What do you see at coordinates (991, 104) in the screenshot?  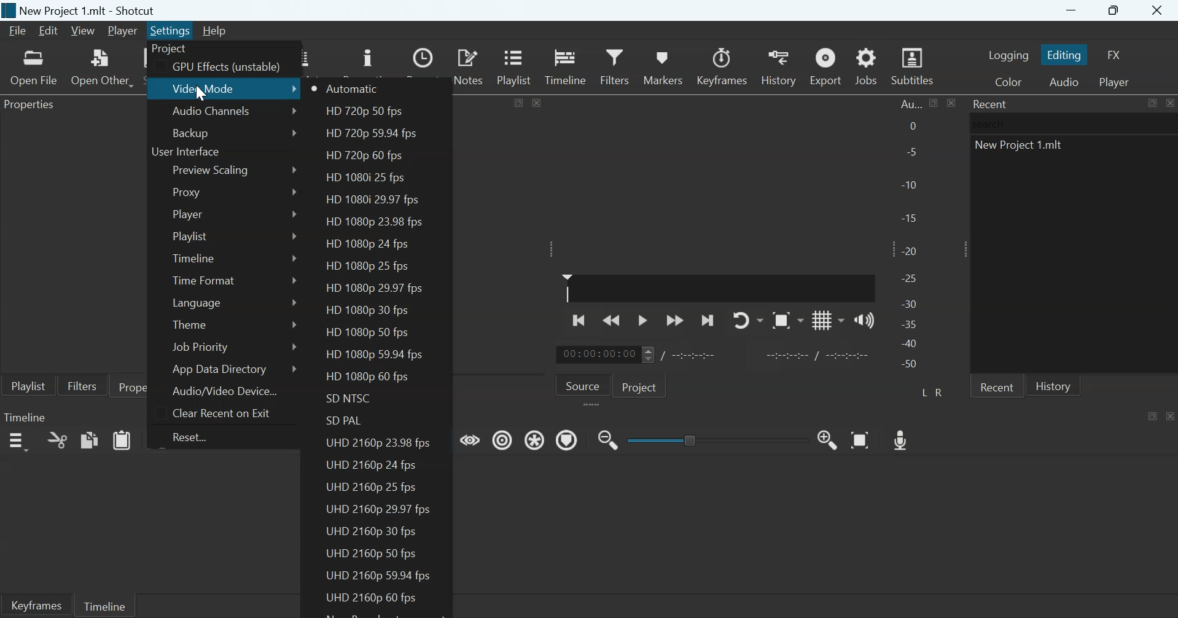 I see `Recent` at bounding box center [991, 104].